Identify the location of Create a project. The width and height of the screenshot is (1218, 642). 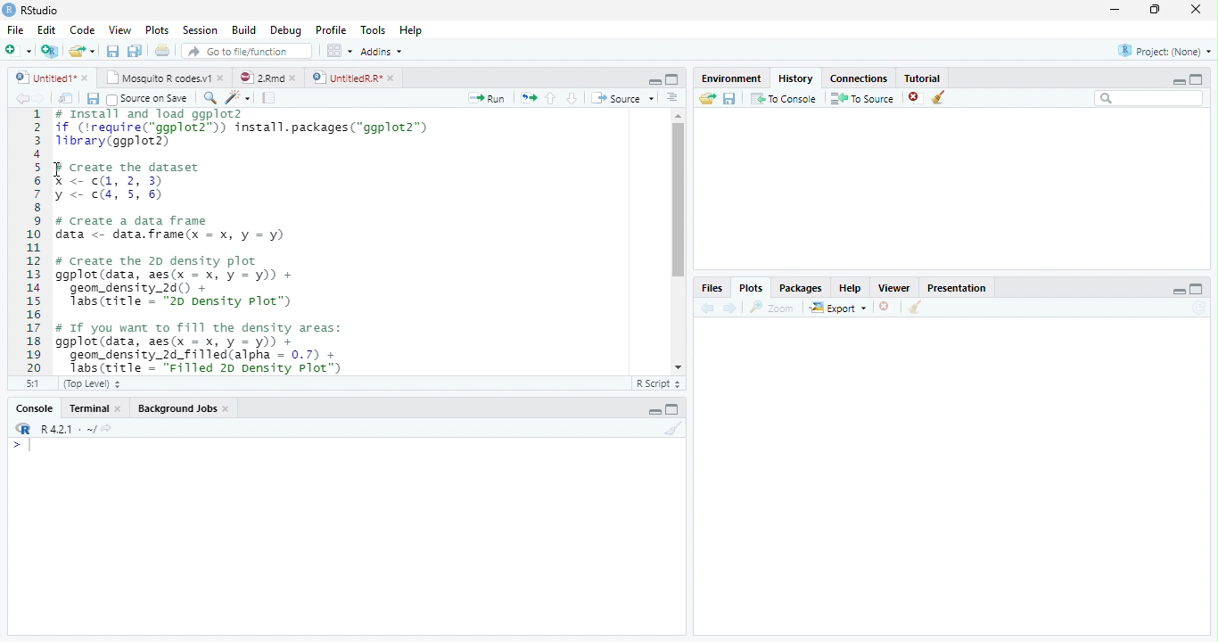
(49, 51).